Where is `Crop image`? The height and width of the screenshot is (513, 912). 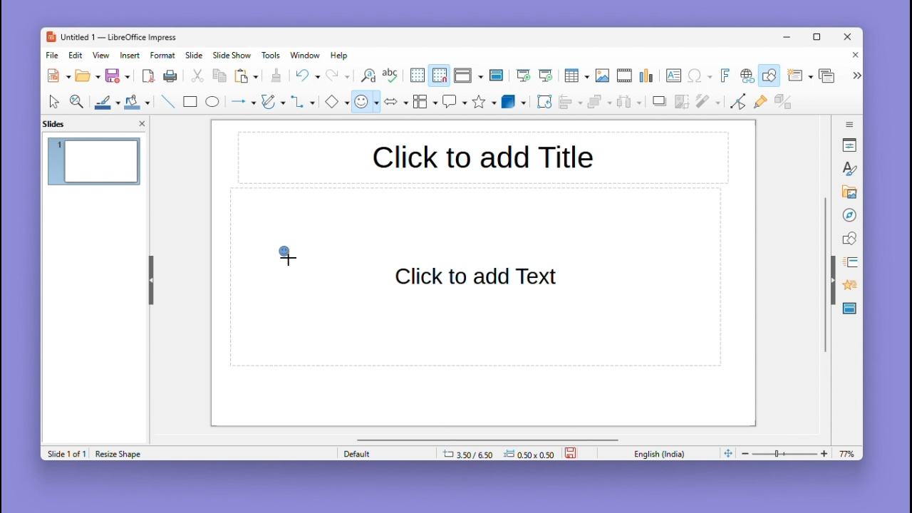 Crop image is located at coordinates (683, 105).